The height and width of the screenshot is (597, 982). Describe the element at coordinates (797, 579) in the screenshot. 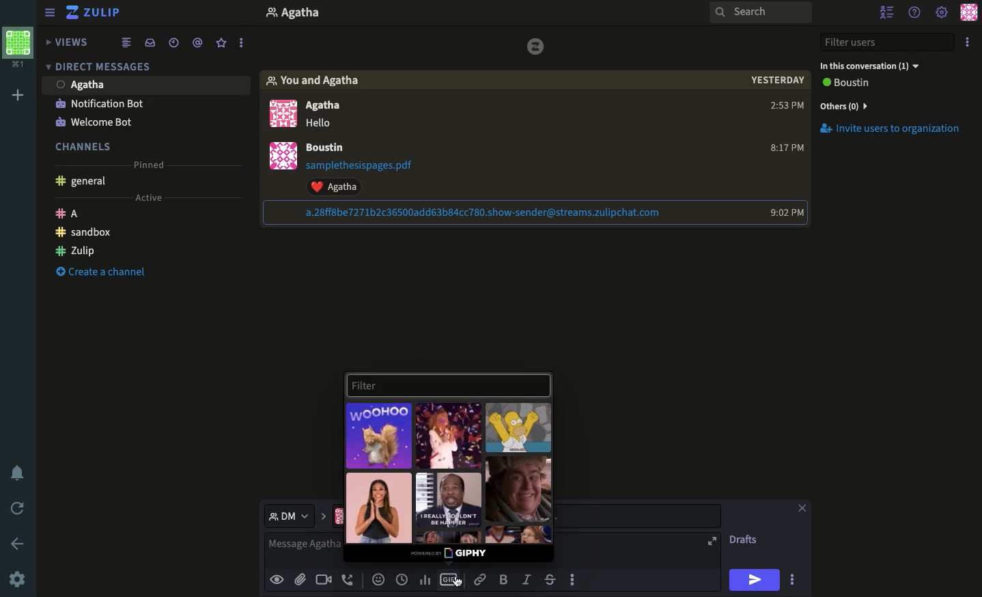

I see `More Options` at that location.